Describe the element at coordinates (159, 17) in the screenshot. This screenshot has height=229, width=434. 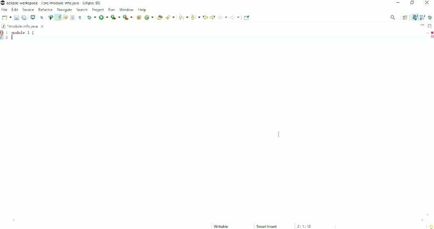
I see `Open Type` at that location.